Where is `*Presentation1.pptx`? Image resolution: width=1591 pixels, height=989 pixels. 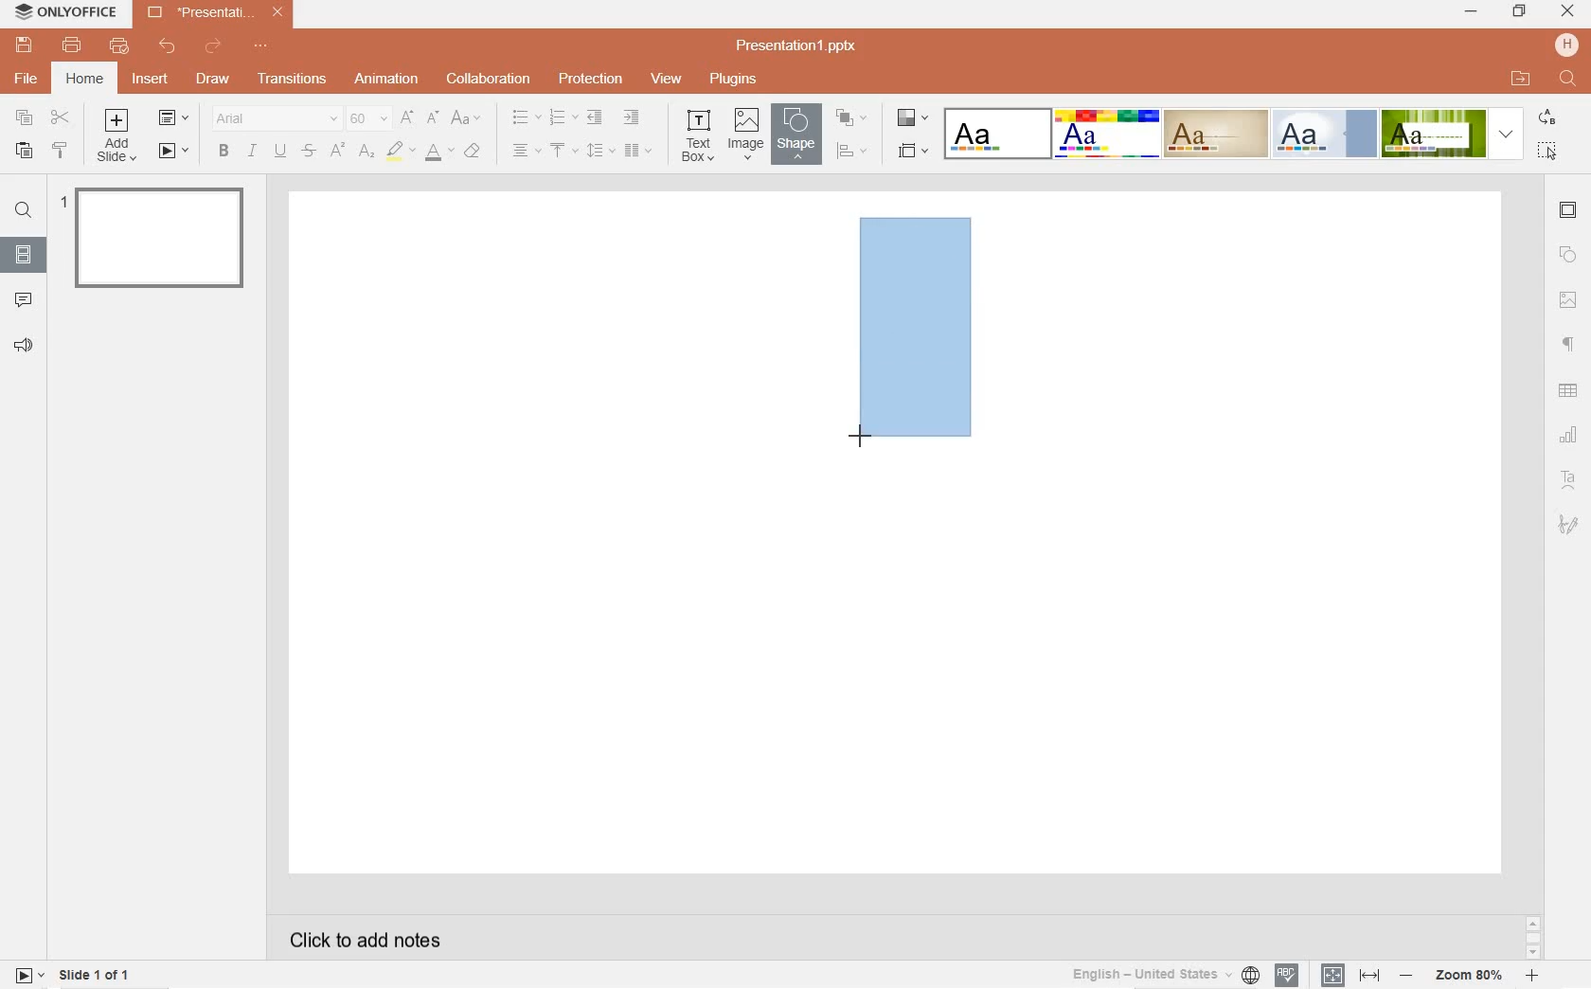 *Presentation1.pptx is located at coordinates (220, 14).